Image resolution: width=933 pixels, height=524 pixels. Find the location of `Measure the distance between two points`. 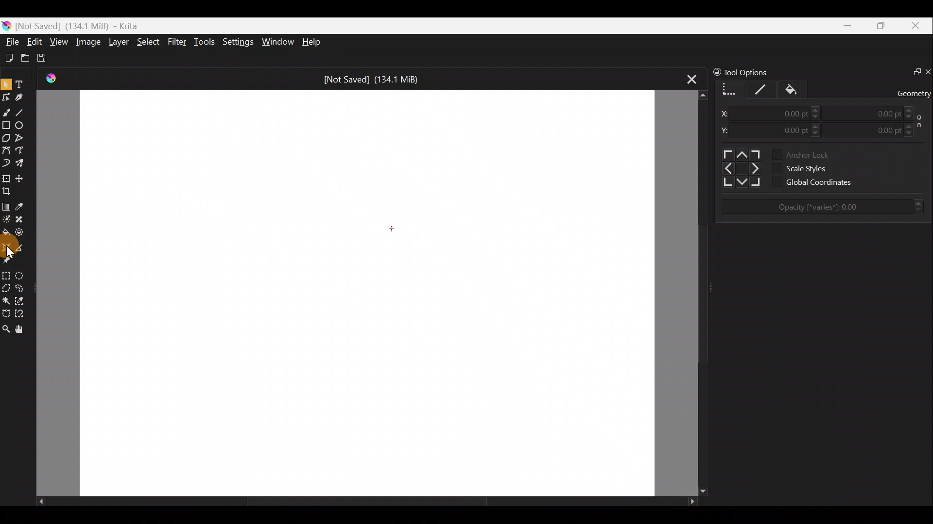

Measure the distance between two points is located at coordinates (23, 247).